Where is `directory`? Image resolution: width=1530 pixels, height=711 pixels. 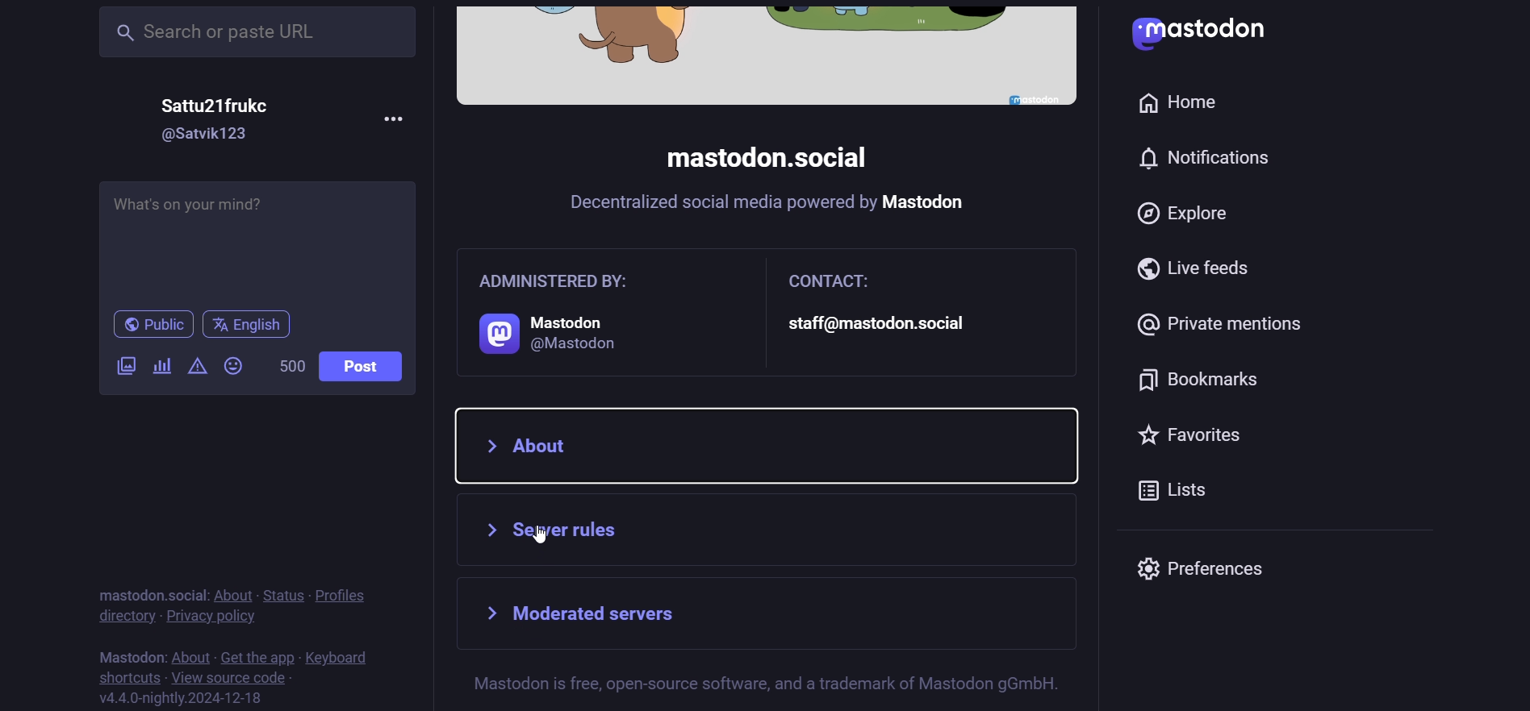
directory is located at coordinates (123, 616).